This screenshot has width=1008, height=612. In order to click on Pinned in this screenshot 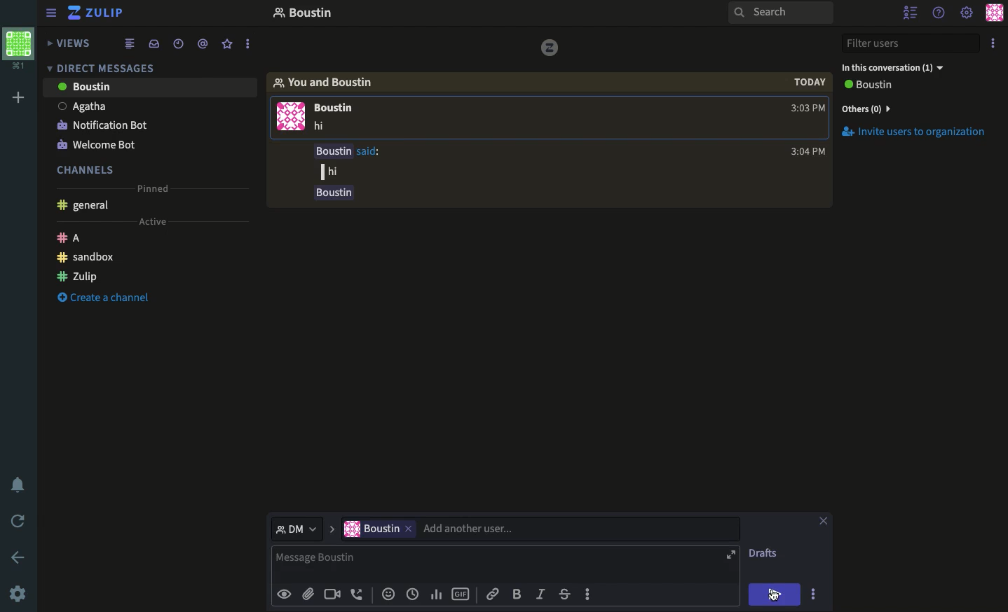, I will do `click(155, 188)`.